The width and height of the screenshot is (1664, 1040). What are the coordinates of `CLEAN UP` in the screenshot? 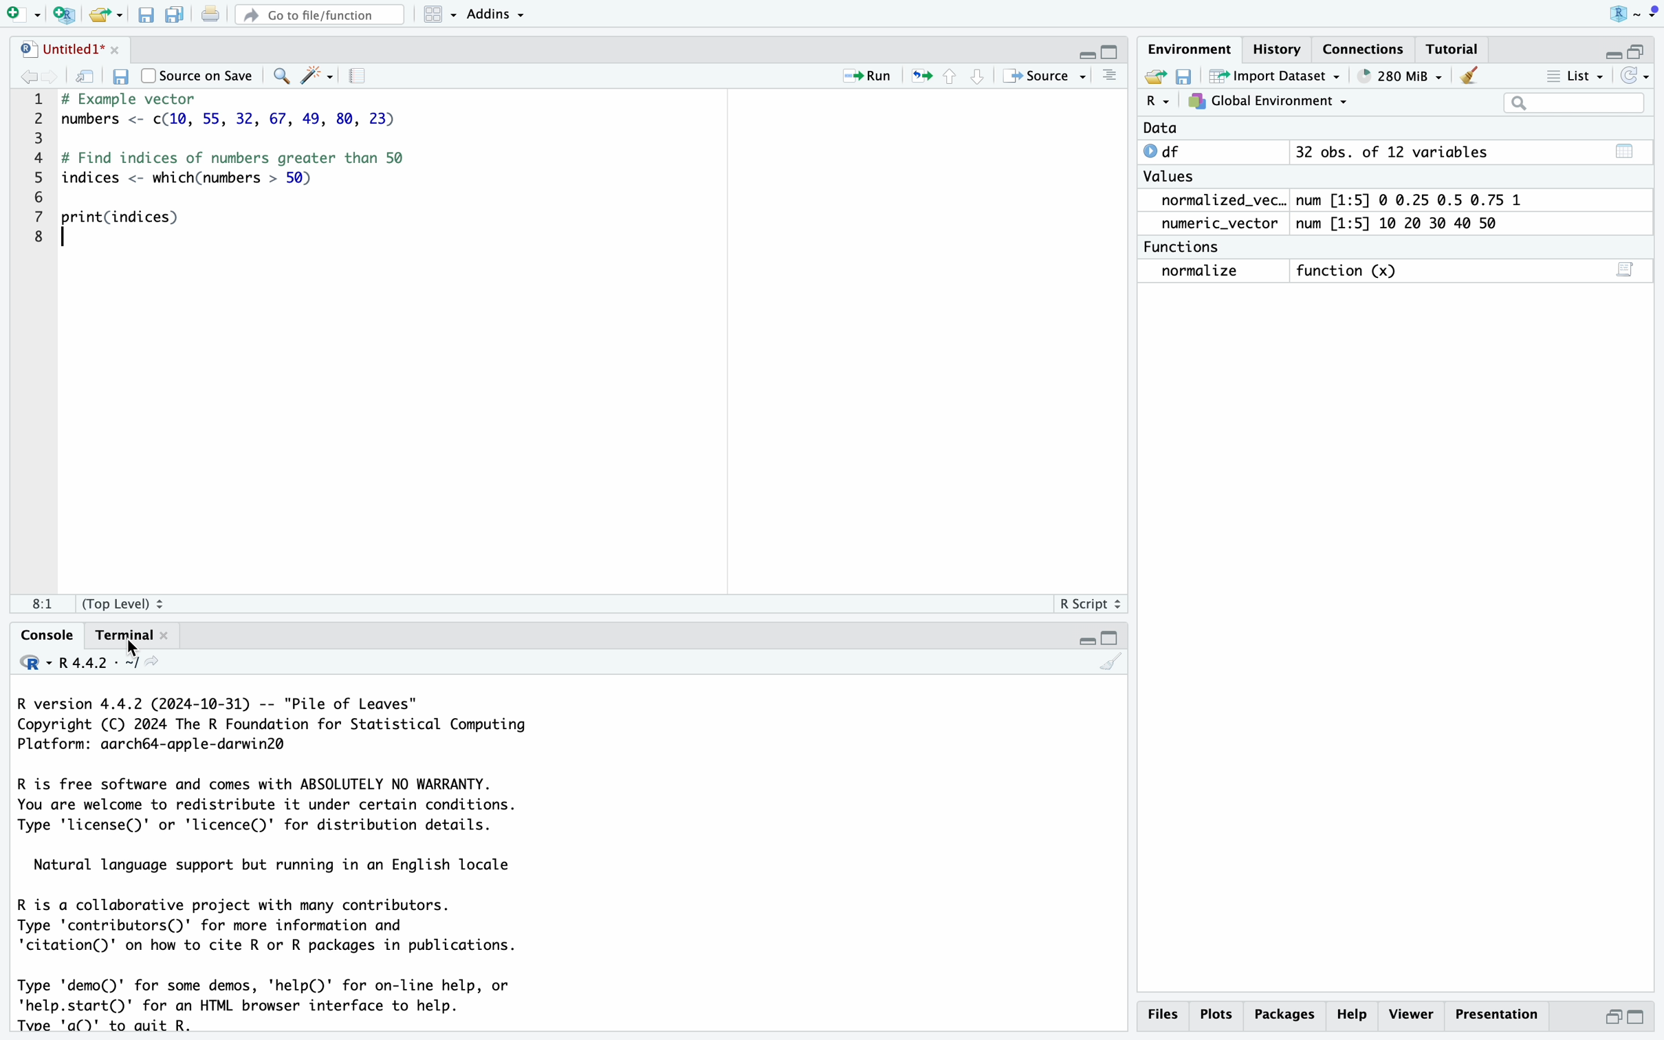 It's located at (1109, 662).